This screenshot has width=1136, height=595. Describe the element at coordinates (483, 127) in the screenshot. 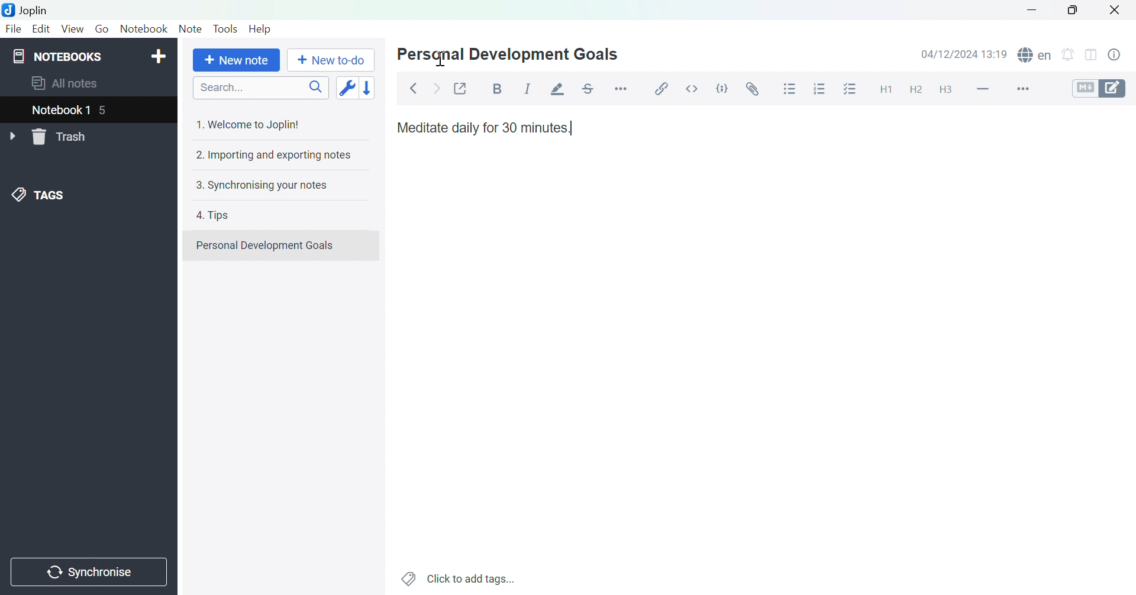

I see `Meditate daily for 30 minutes` at that location.